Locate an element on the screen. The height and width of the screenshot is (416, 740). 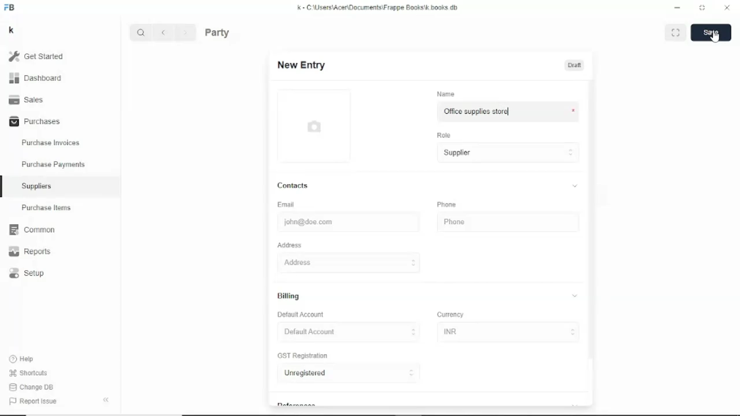
Party is located at coordinates (217, 32).